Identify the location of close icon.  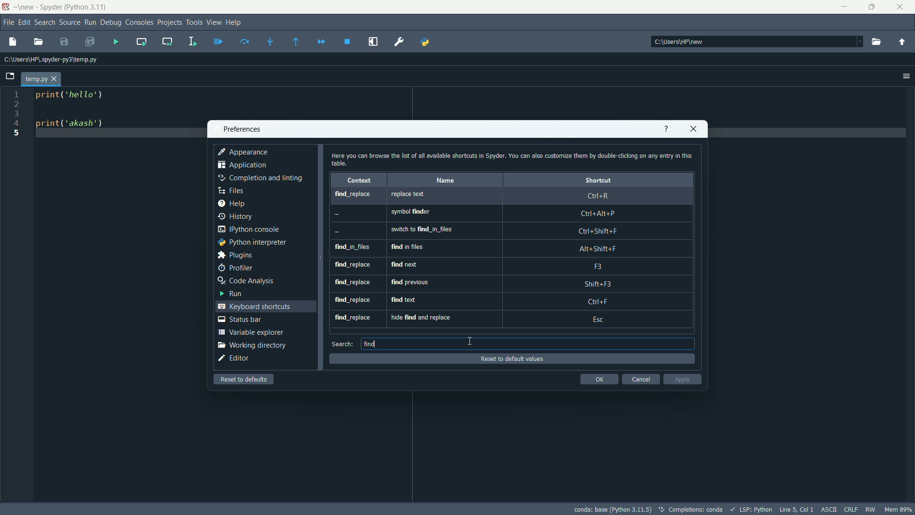
(694, 130).